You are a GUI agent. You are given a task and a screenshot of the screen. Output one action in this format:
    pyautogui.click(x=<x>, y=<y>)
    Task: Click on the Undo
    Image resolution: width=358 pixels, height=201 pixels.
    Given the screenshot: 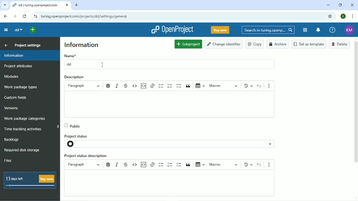 What is the action you would take?
    pyautogui.click(x=259, y=86)
    